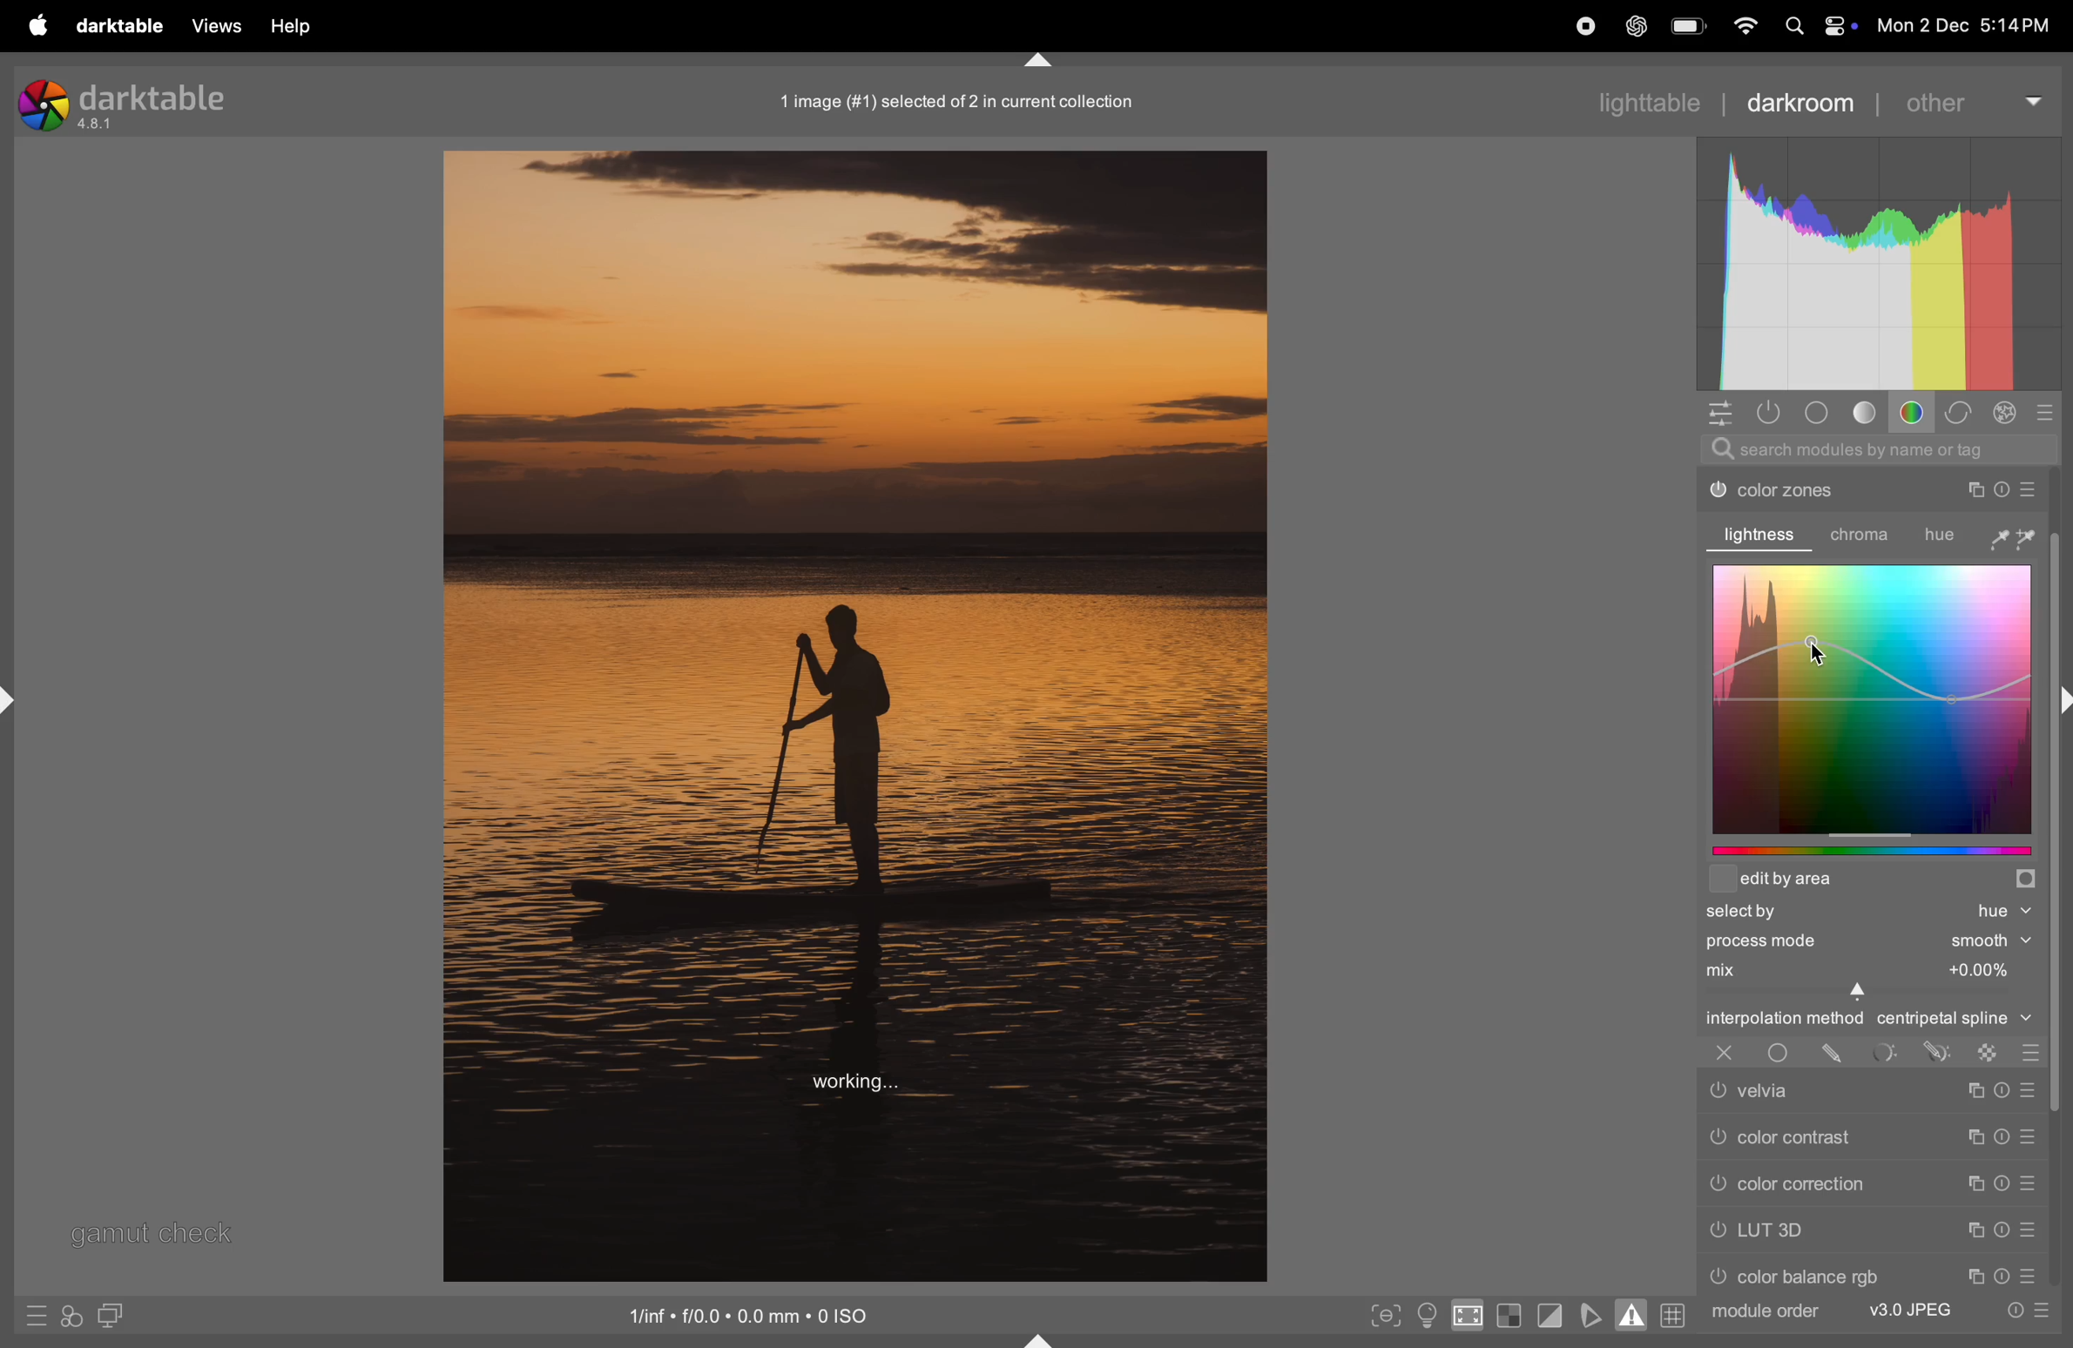 The image size is (2073, 1348). I want to click on Timer, so click(2002, 1230).